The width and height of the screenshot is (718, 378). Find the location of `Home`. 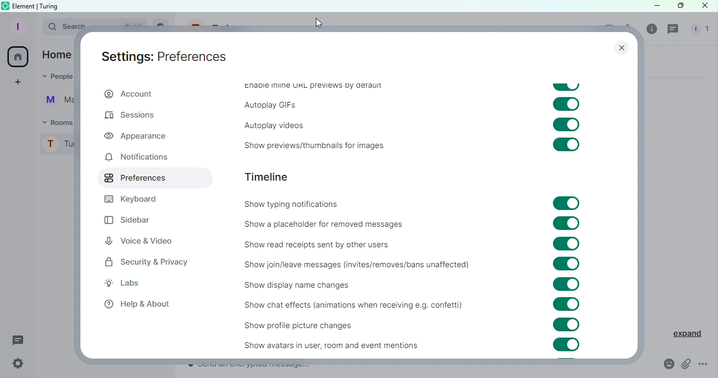

Home is located at coordinates (19, 57).